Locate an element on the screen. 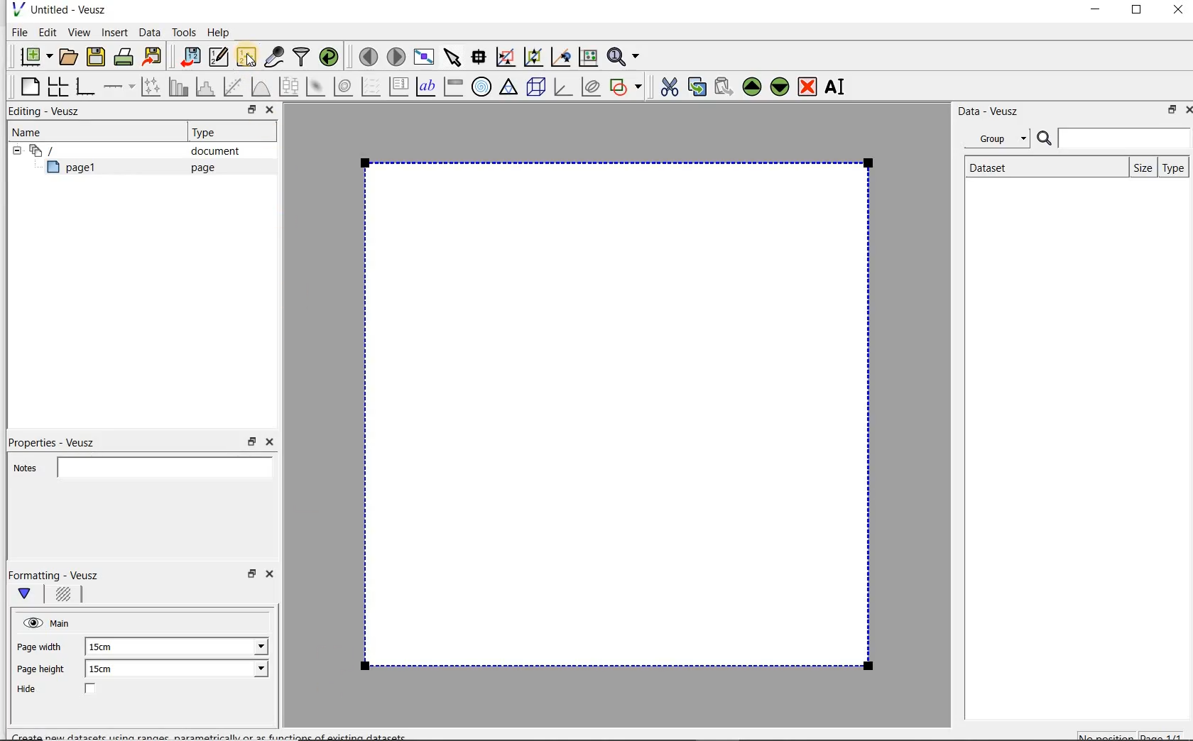 The height and width of the screenshot is (741, 1193). move to the previous page is located at coordinates (369, 55).